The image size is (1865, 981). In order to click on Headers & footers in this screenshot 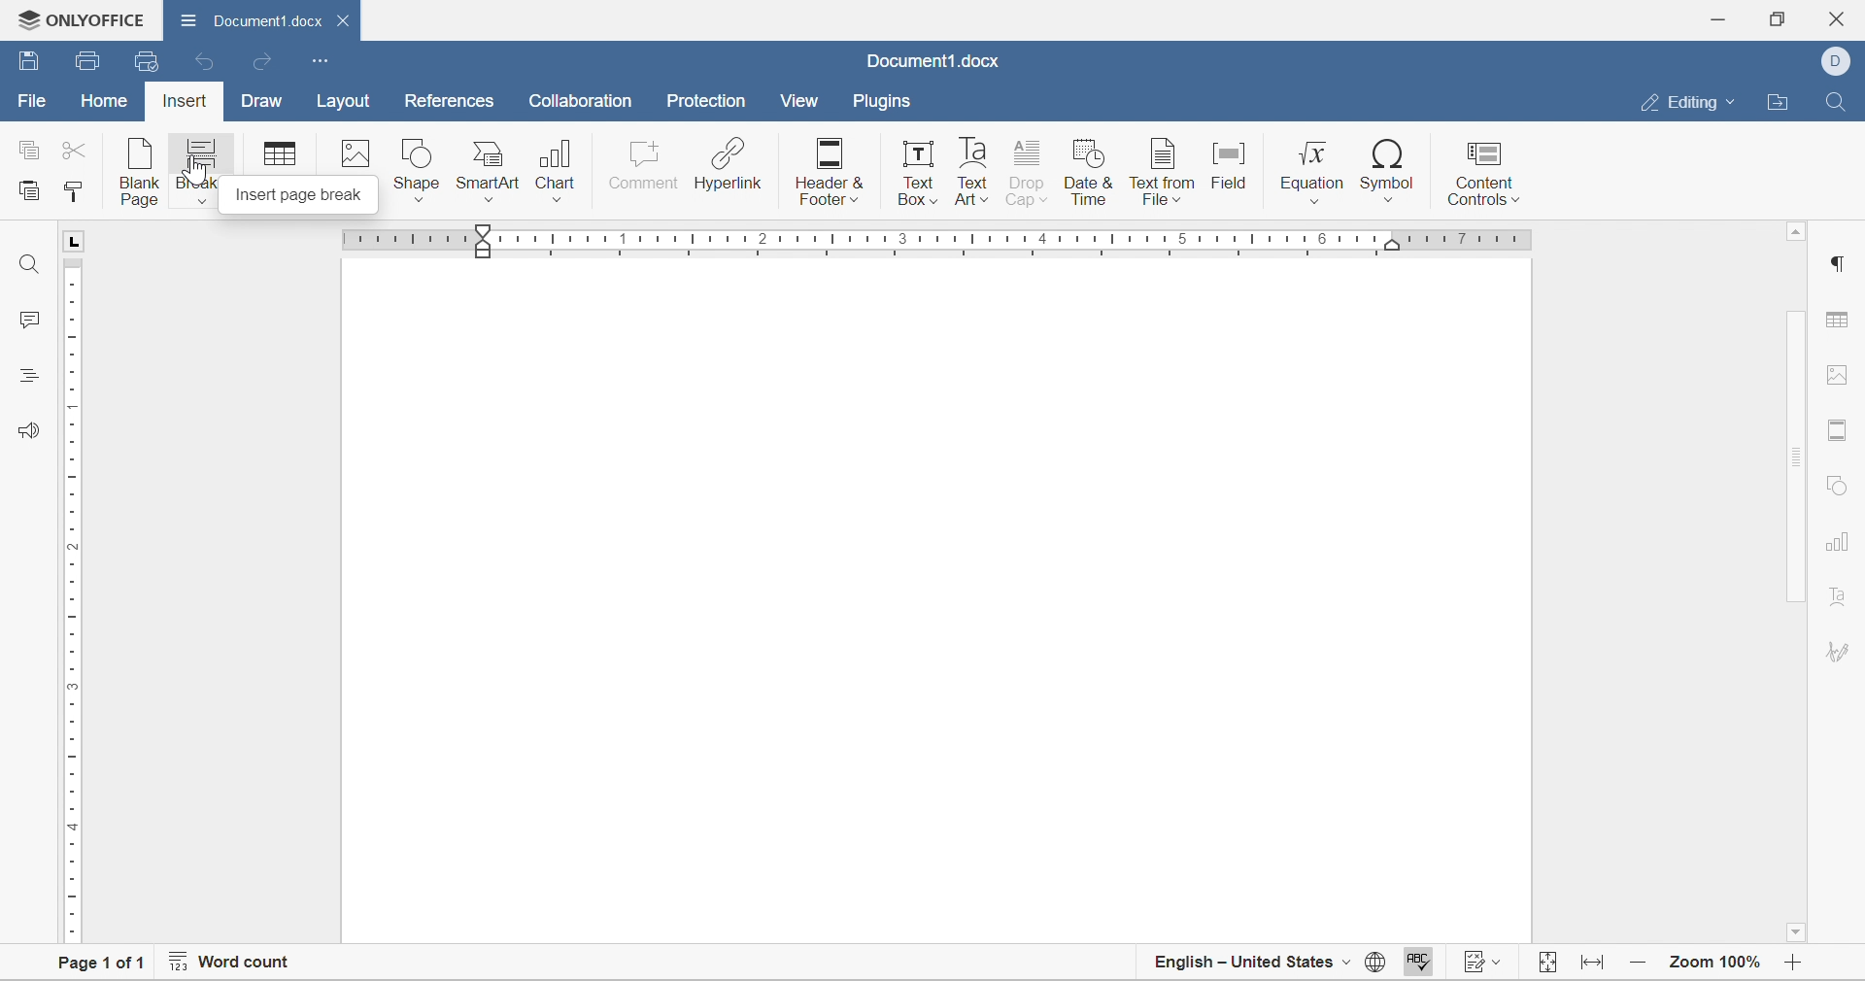, I will do `click(829, 174)`.